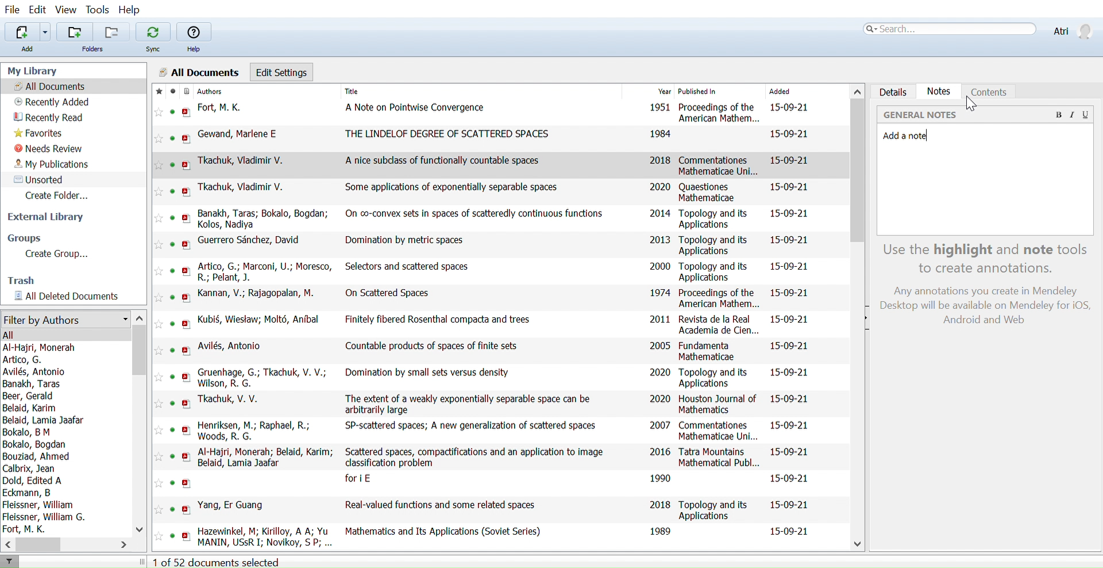  What do you see at coordinates (448, 134) in the screenshot?
I see `THE LINDELOF DEGREE OF SCATTERED SPACES` at bounding box center [448, 134].